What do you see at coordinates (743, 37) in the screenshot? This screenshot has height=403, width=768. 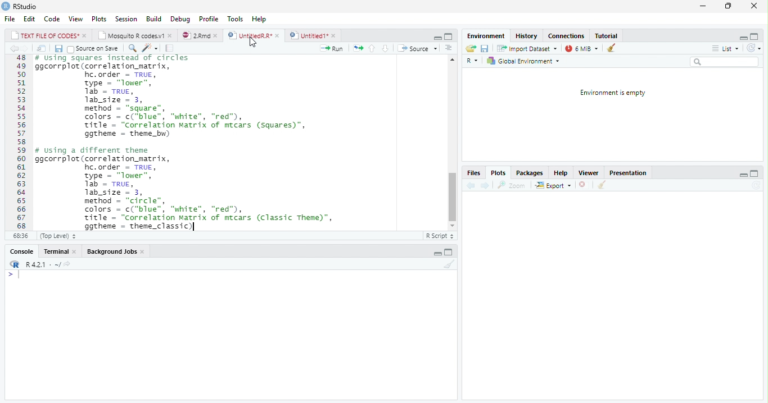 I see `hide r script` at bounding box center [743, 37].